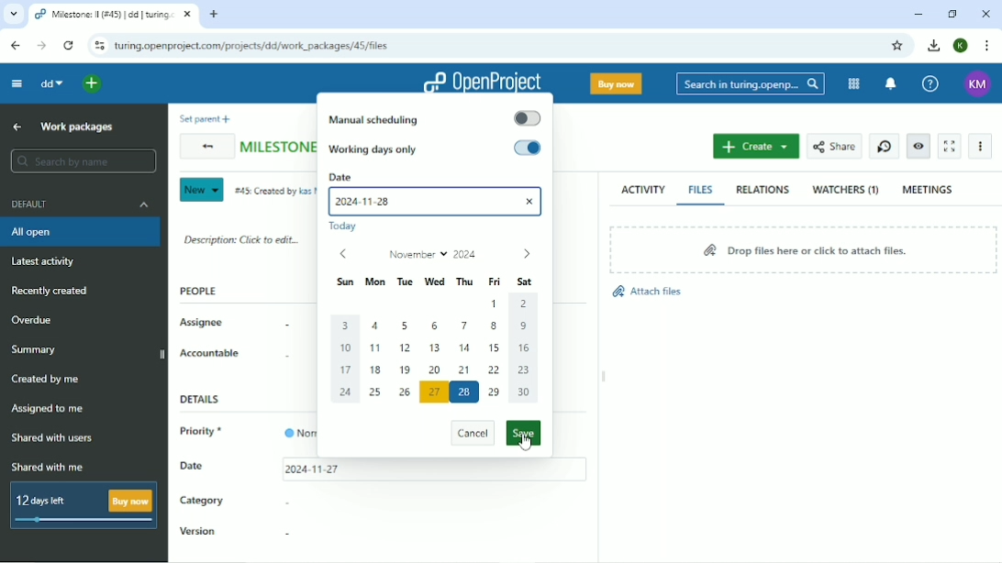  I want to click on Collapse project menu, so click(16, 84).